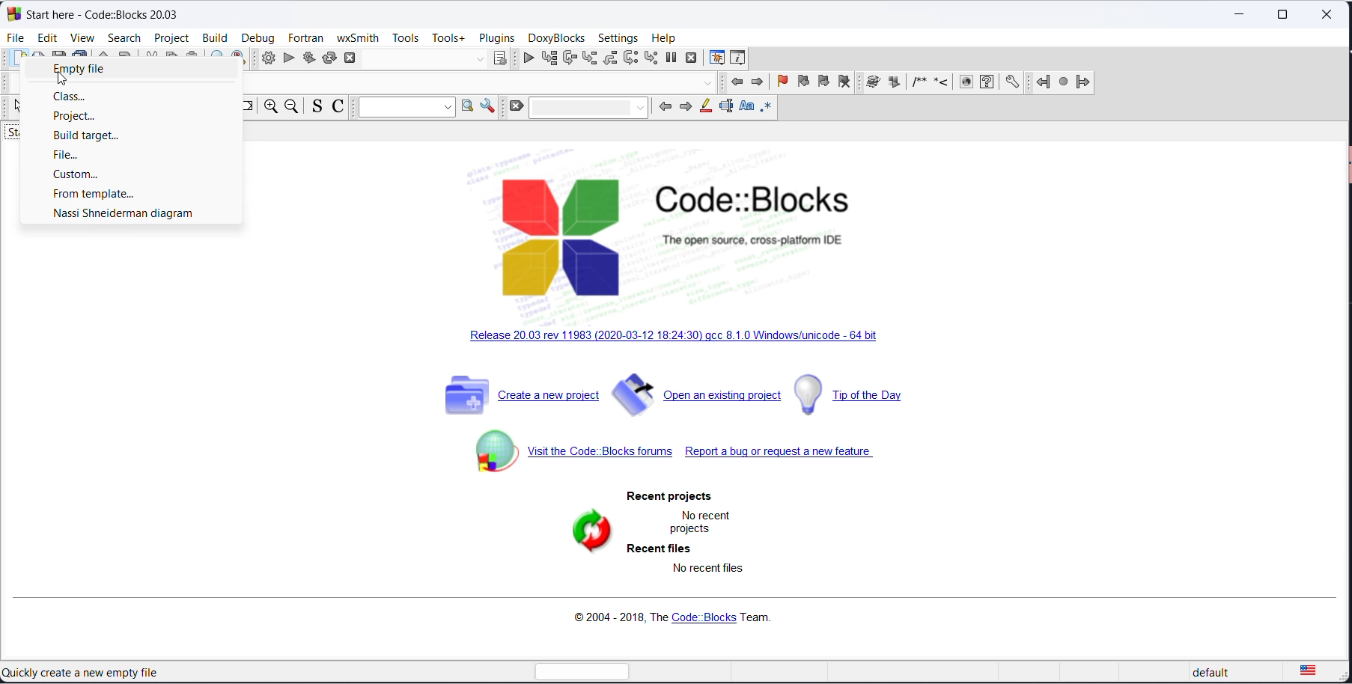  I want to click on Fortran, so click(307, 37).